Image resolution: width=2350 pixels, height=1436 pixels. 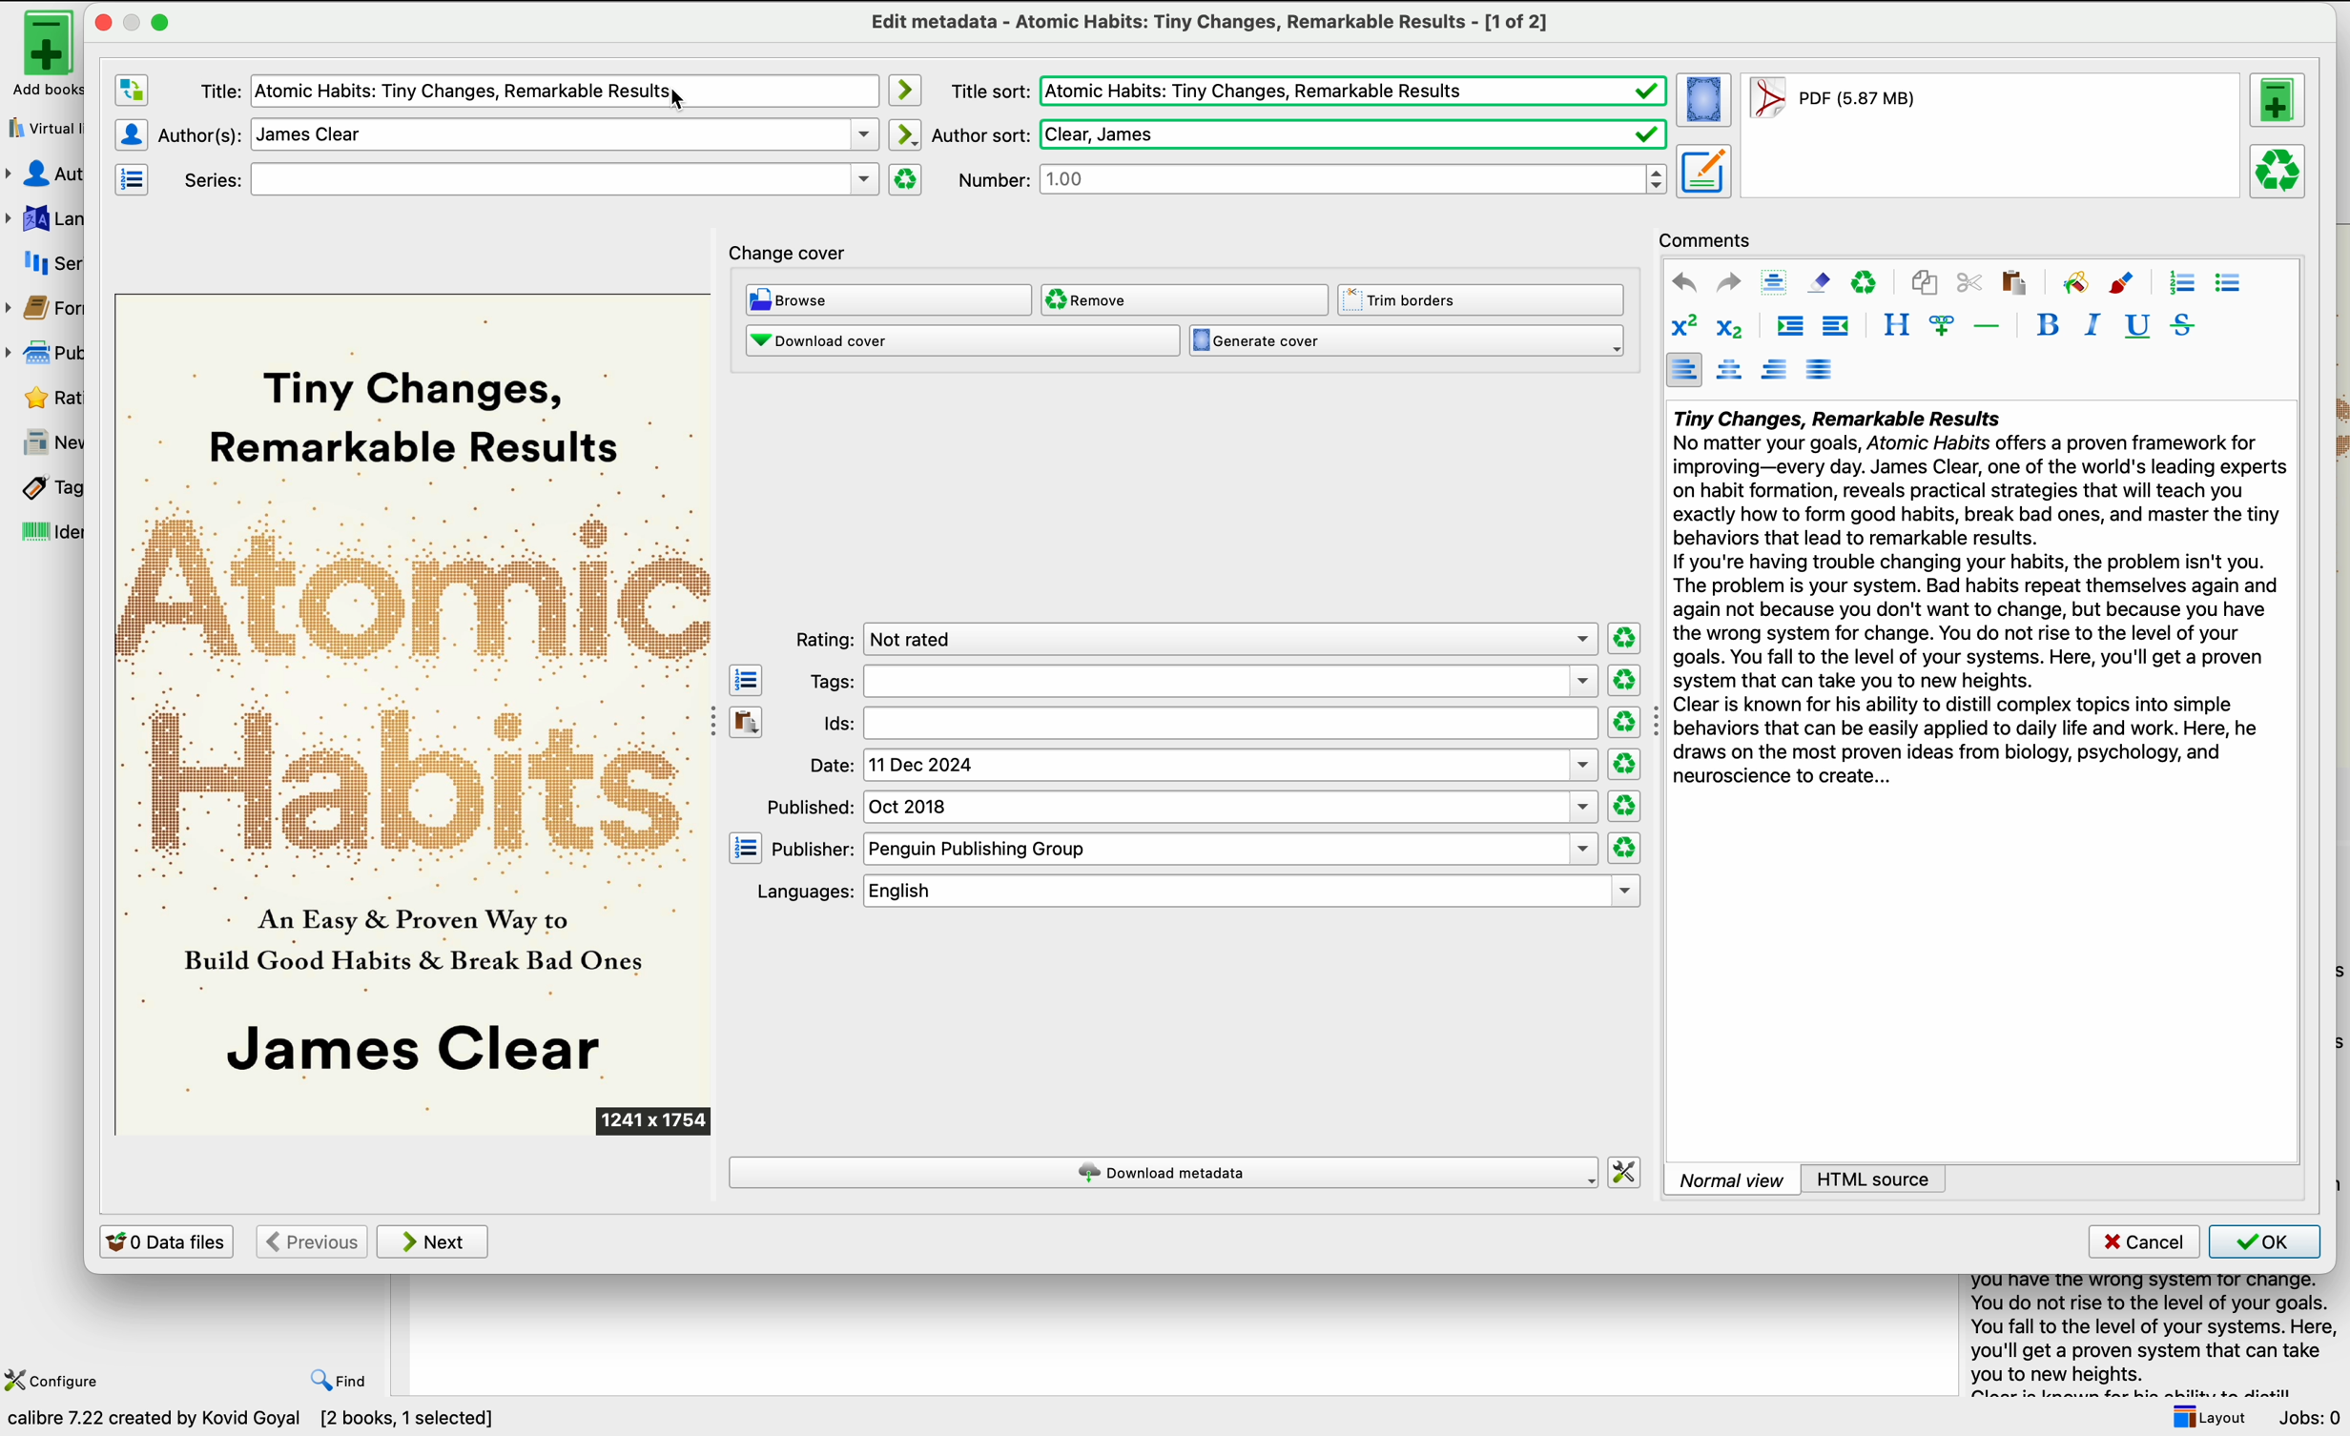 What do you see at coordinates (1838, 327) in the screenshot?
I see `decrease indentation` at bounding box center [1838, 327].